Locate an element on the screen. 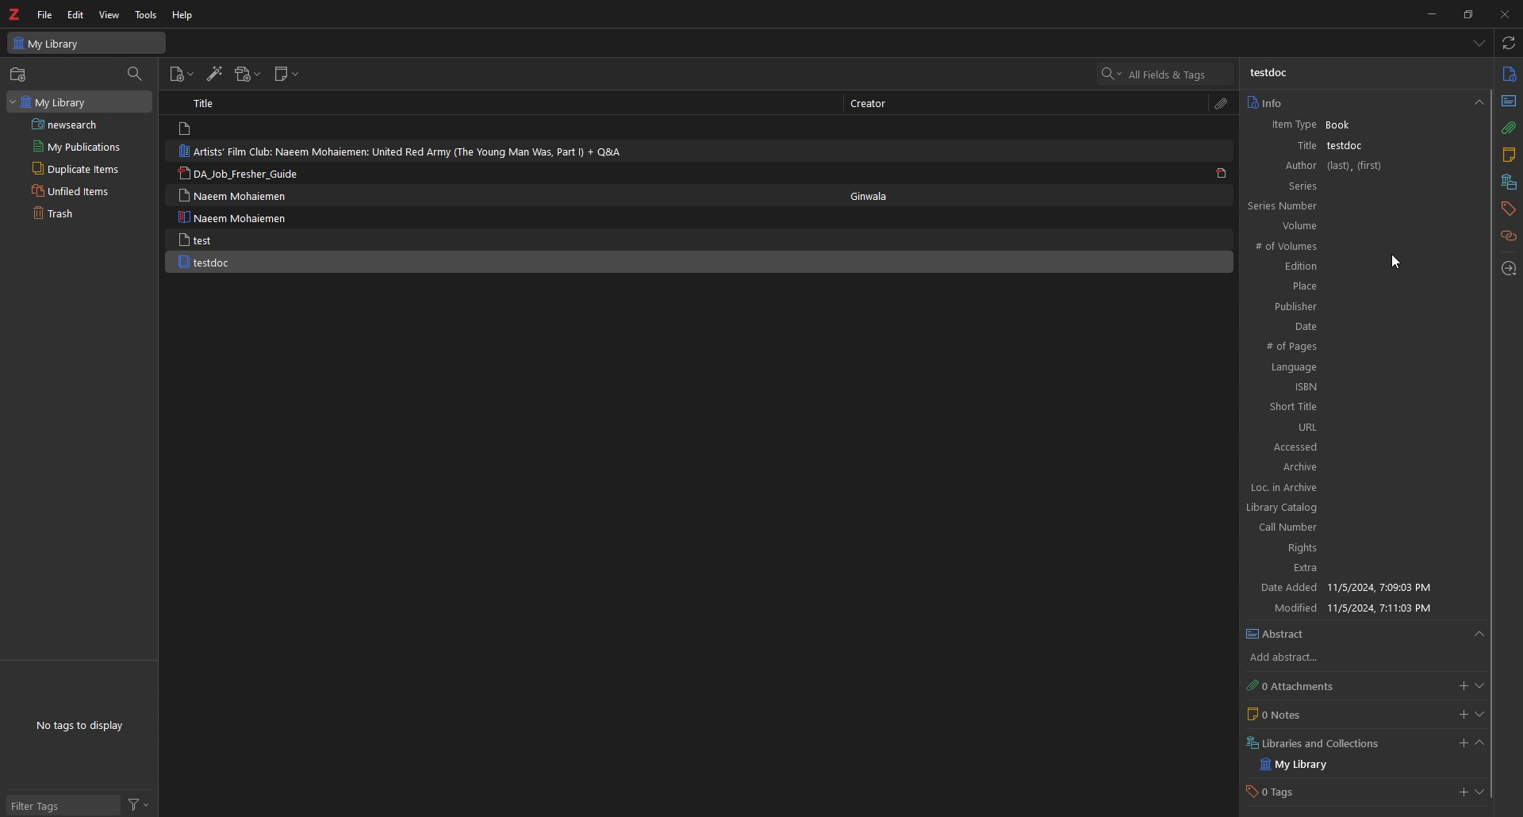  Trash is located at coordinates (78, 213).